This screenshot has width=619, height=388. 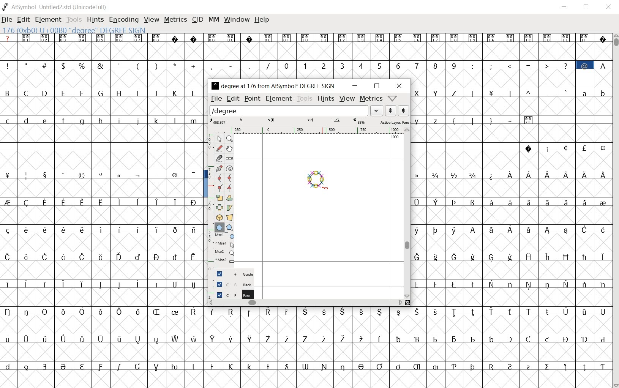 I want to click on perform a perspective transformation on the selection, so click(x=229, y=217).